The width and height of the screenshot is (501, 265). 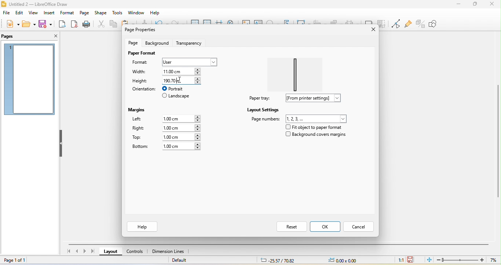 I want to click on close, so click(x=369, y=30).